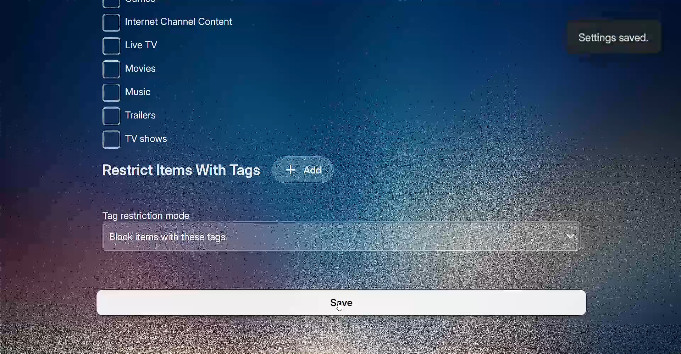  What do you see at coordinates (143, 46) in the screenshot?
I see `Live TV` at bounding box center [143, 46].